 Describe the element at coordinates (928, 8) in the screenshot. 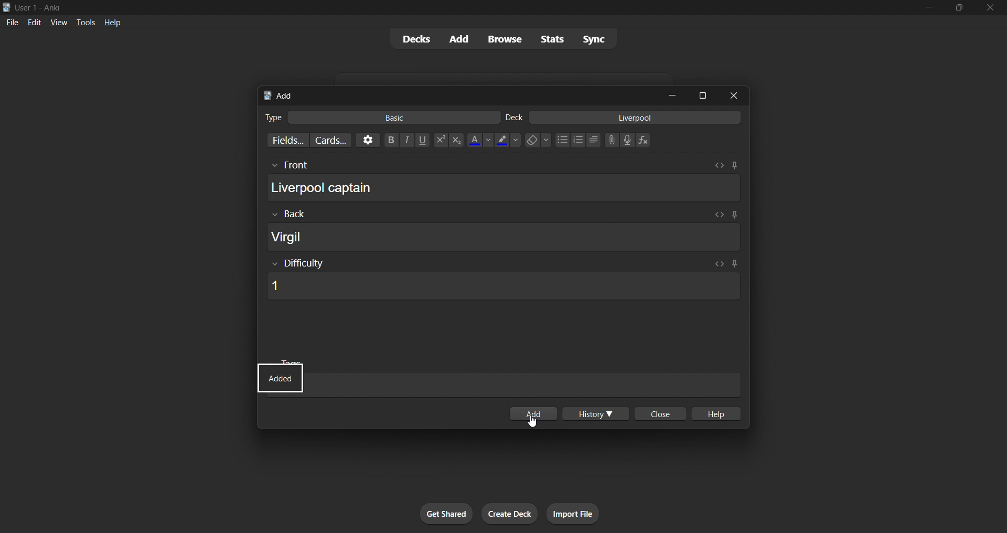

I see `minimize` at that location.